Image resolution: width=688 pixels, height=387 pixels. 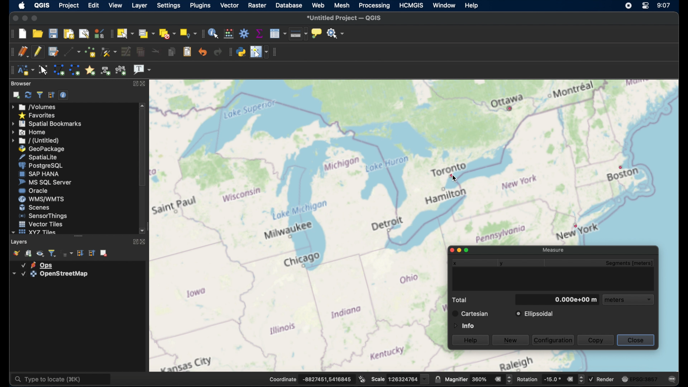 What do you see at coordinates (43, 216) in the screenshot?
I see `sensorthings` at bounding box center [43, 216].